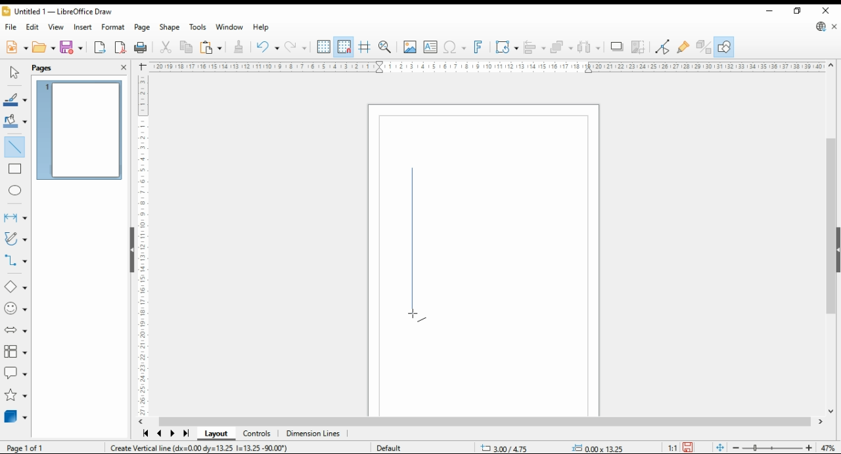  What do you see at coordinates (591, 47) in the screenshot?
I see `select at least three objects to distribute` at bounding box center [591, 47].